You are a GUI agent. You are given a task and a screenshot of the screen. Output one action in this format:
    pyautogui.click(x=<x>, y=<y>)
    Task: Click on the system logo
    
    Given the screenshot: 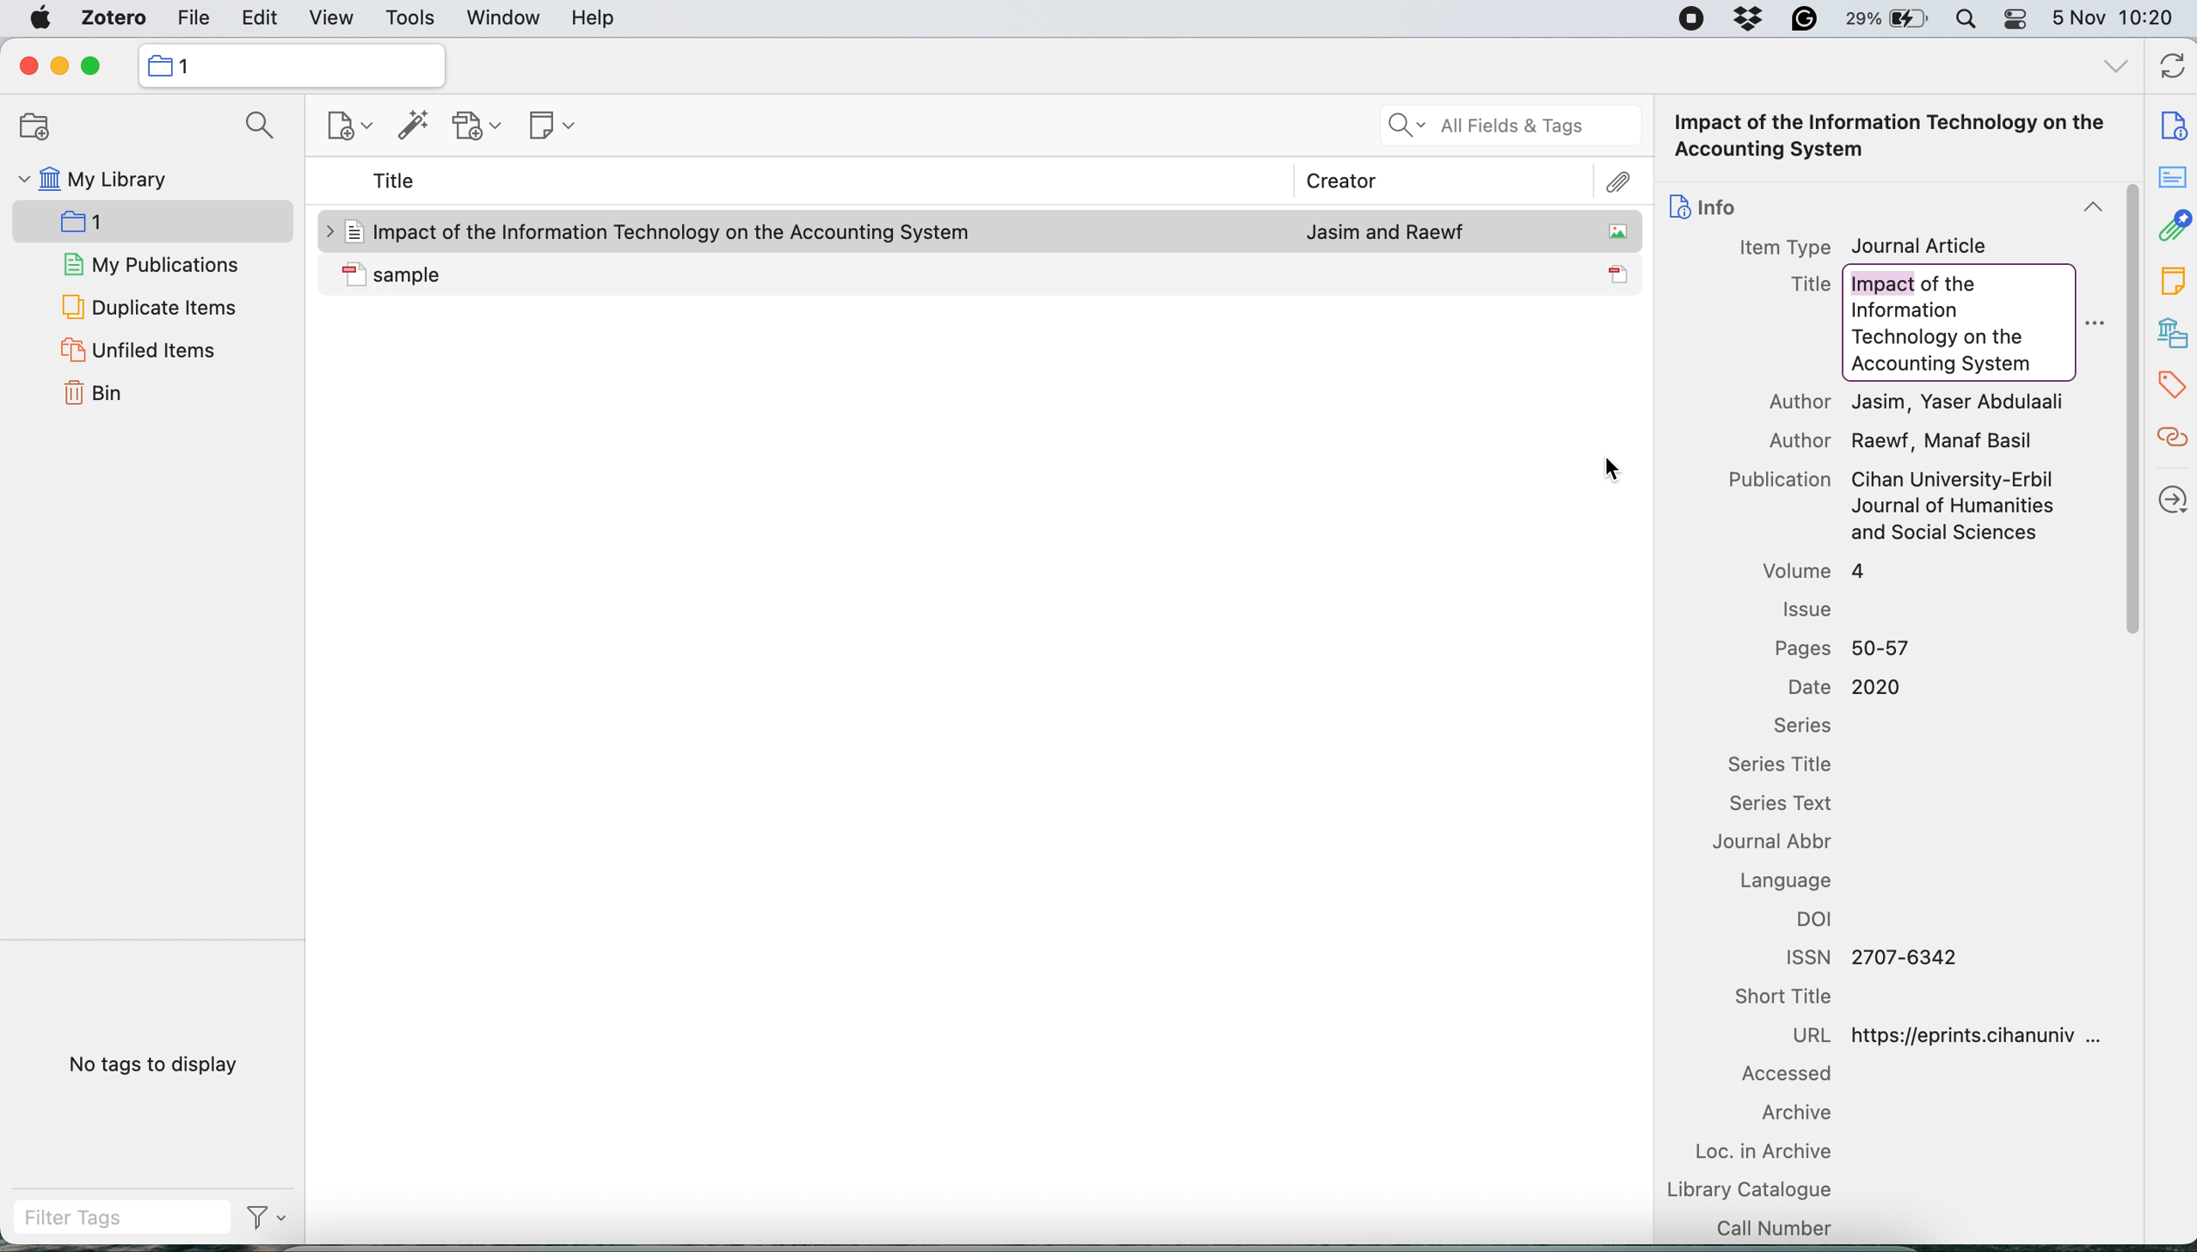 What is the action you would take?
    pyautogui.click(x=38, y=19)
    